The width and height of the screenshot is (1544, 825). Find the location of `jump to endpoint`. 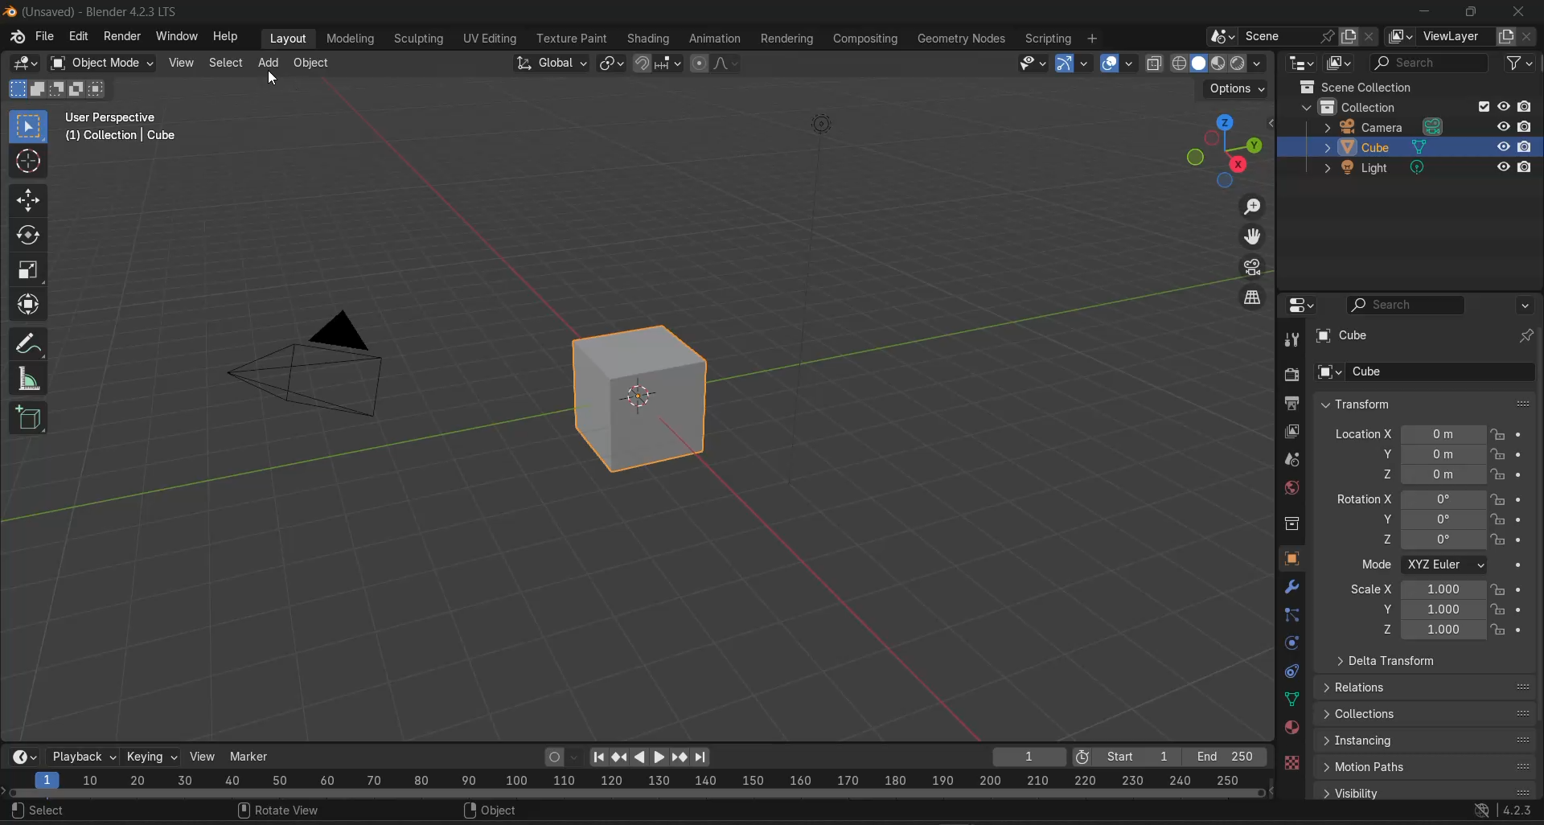

jump to endpoint is located at coordinates (602, 757).